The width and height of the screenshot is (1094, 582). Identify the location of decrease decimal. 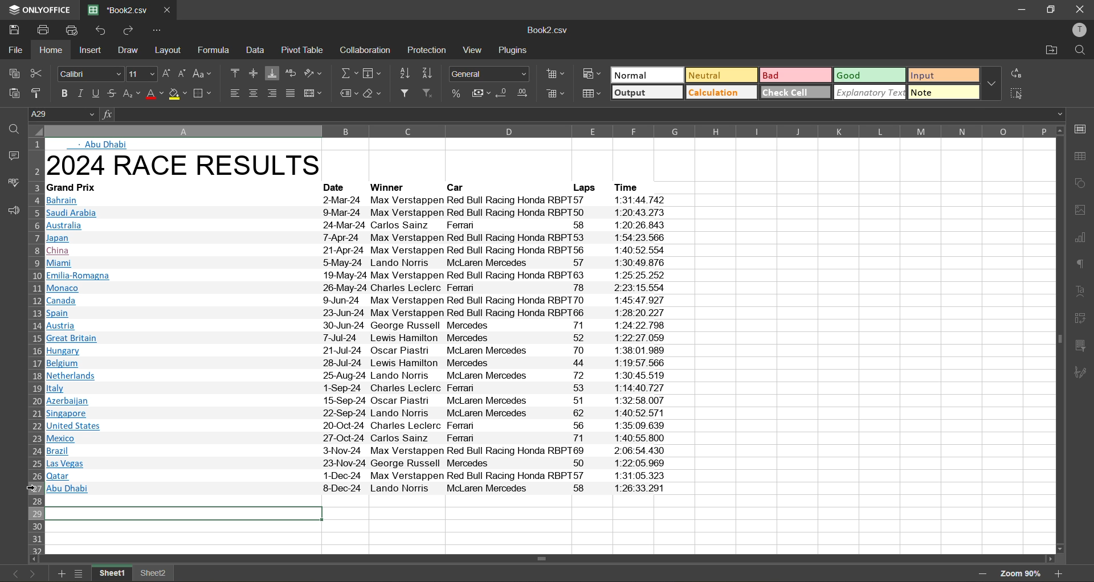
(503, 95).